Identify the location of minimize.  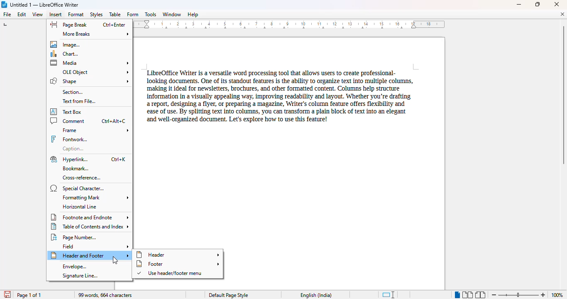
(519, 5).